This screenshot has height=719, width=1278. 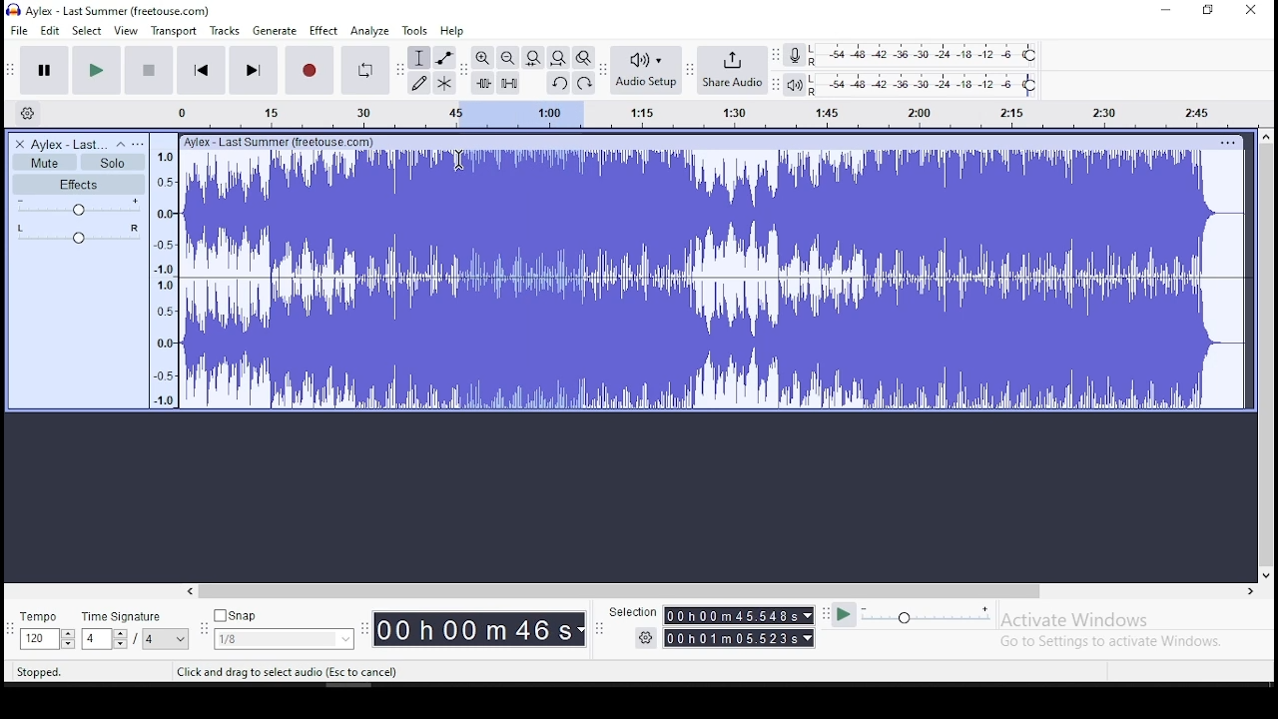 I want to click on timeline settings, so click(x=28, y=112).